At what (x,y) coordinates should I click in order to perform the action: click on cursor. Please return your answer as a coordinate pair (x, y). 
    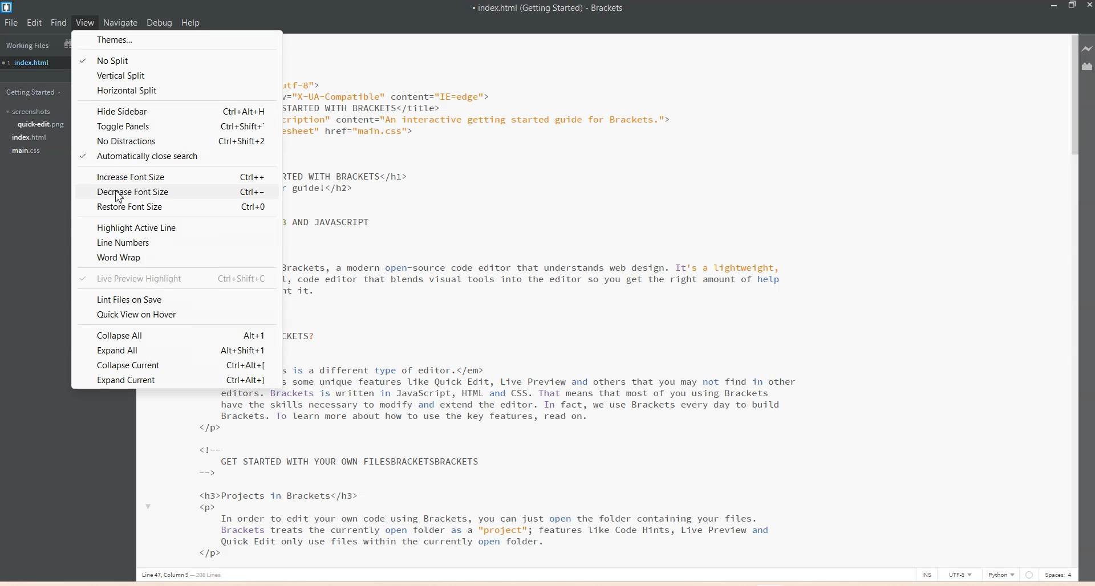
    Looking at the image, I should click on (118, 197).